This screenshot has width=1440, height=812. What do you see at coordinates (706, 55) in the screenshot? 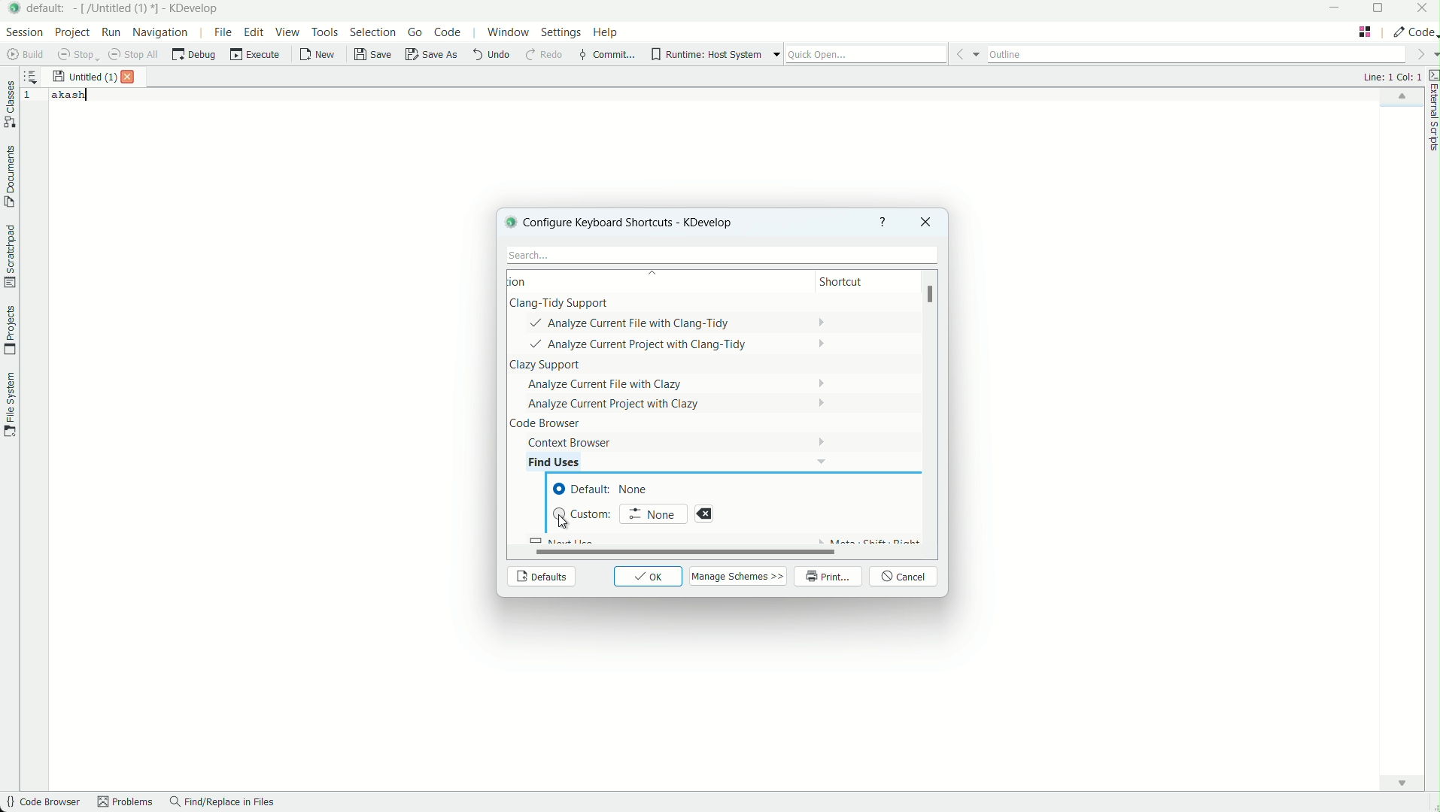
I see `runtime host system` at bounding box center [706, 55].